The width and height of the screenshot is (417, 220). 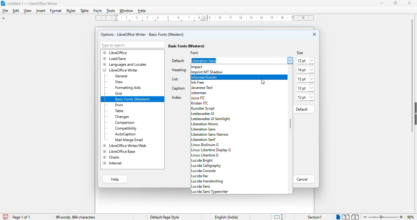 I want to click on informal roman, so click(x=239, y=77).